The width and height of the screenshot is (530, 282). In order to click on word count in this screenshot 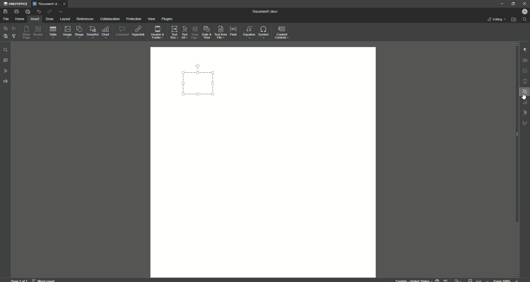, I will do `click(43, 280)`.